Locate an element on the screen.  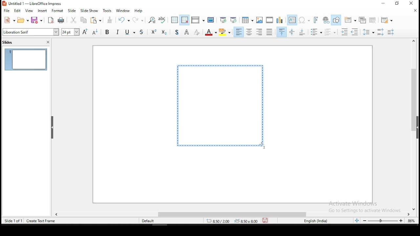
insert hyperlink is located at coordinates (325, 20).